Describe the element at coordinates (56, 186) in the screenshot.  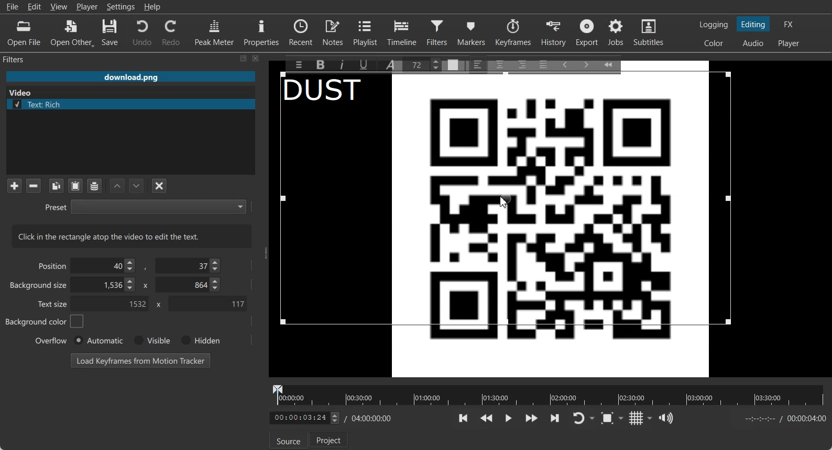
I see `Copy checked filters` at that location.